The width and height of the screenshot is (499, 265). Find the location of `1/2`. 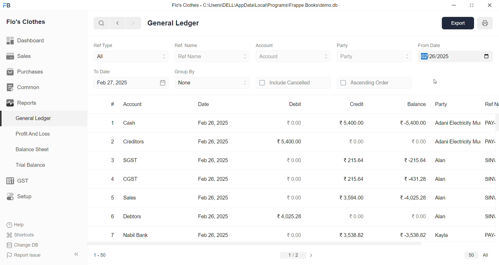

1/2 is located at coordinates (294, 255).